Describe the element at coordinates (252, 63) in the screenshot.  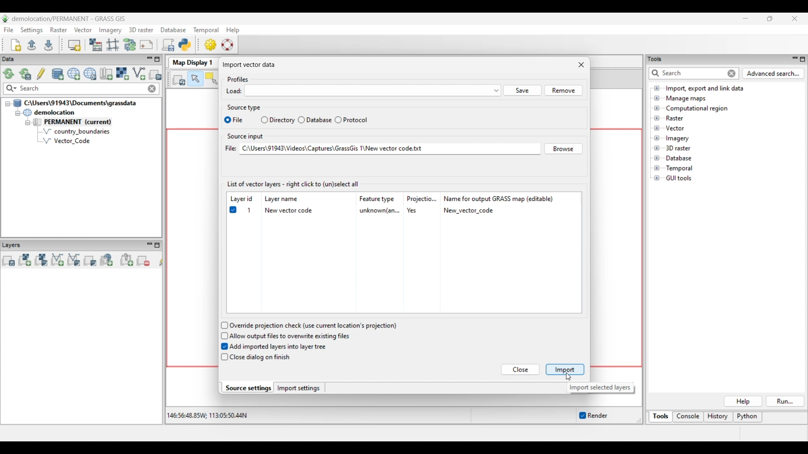
I see `| Import vector data` at that location.